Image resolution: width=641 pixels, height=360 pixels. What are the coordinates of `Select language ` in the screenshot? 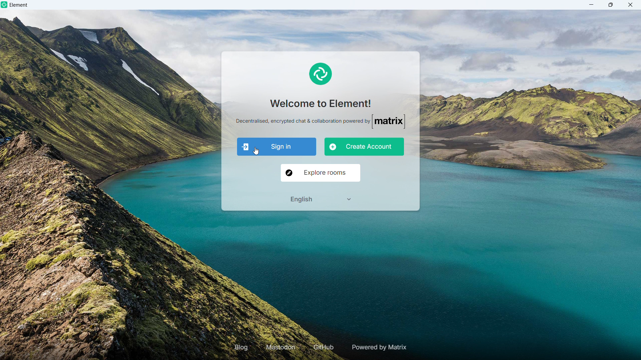 It's located at (318, 200).